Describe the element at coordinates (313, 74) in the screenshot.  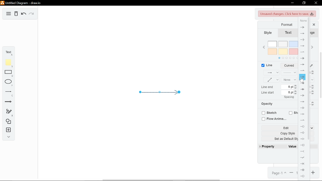
I see `Decrease linewidth` at that location.